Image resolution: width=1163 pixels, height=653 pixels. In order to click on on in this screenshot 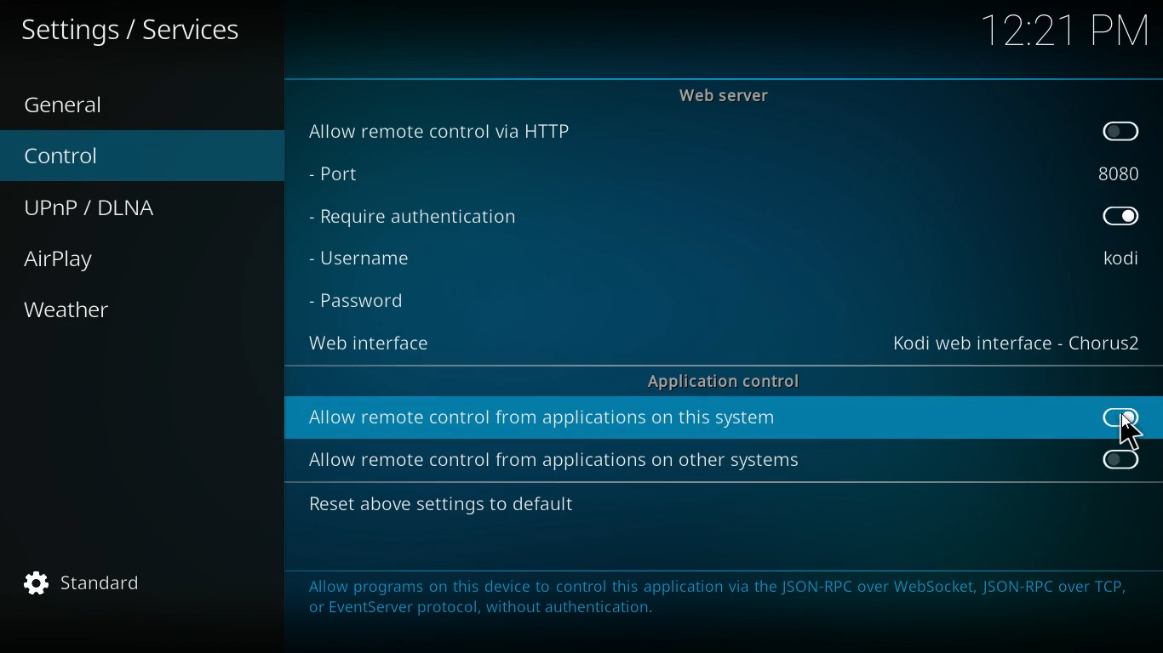, I will do `click(1119, 417)`.